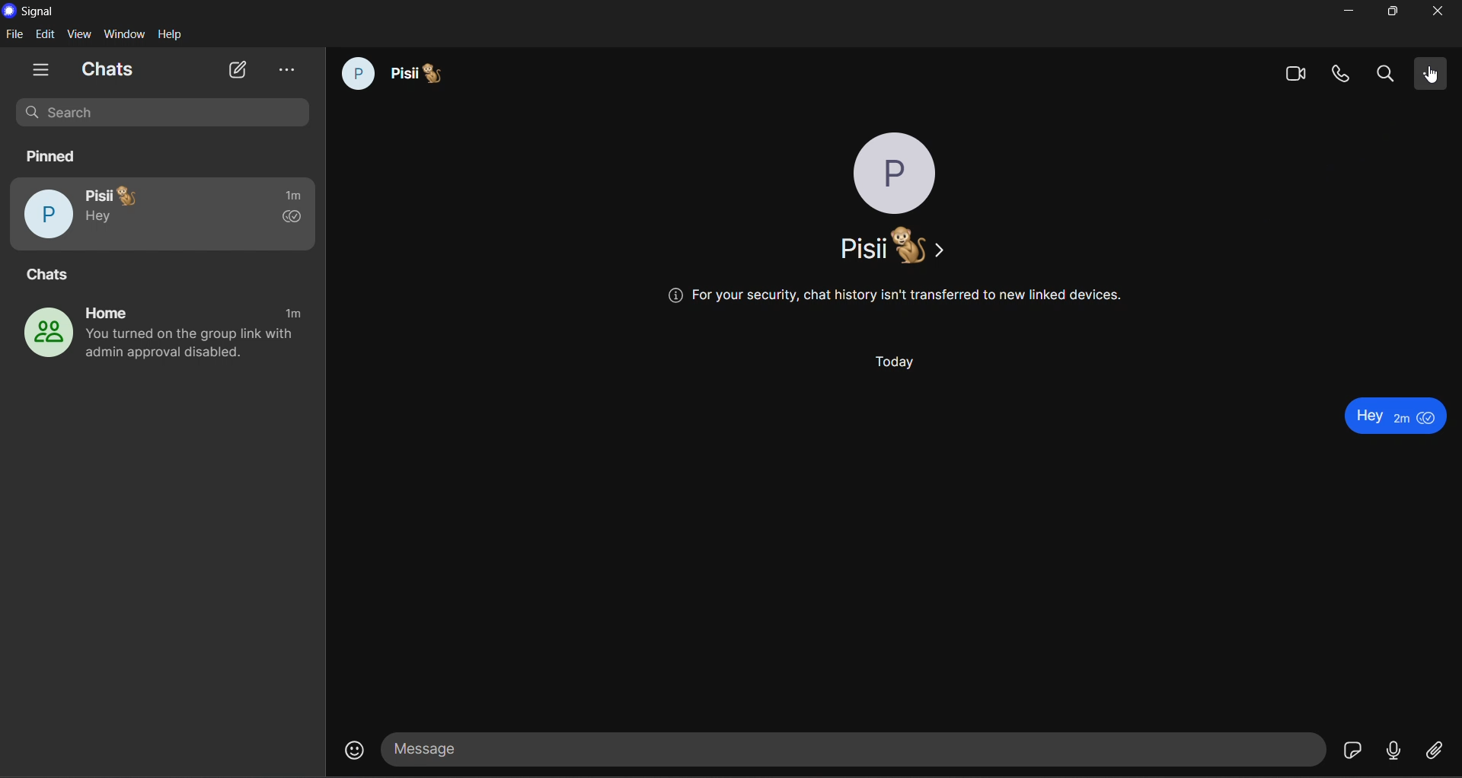  What do you see at coordinates (395, 76) in the screenshot?
I see `pisii chat` at bounding box center [395, 76].